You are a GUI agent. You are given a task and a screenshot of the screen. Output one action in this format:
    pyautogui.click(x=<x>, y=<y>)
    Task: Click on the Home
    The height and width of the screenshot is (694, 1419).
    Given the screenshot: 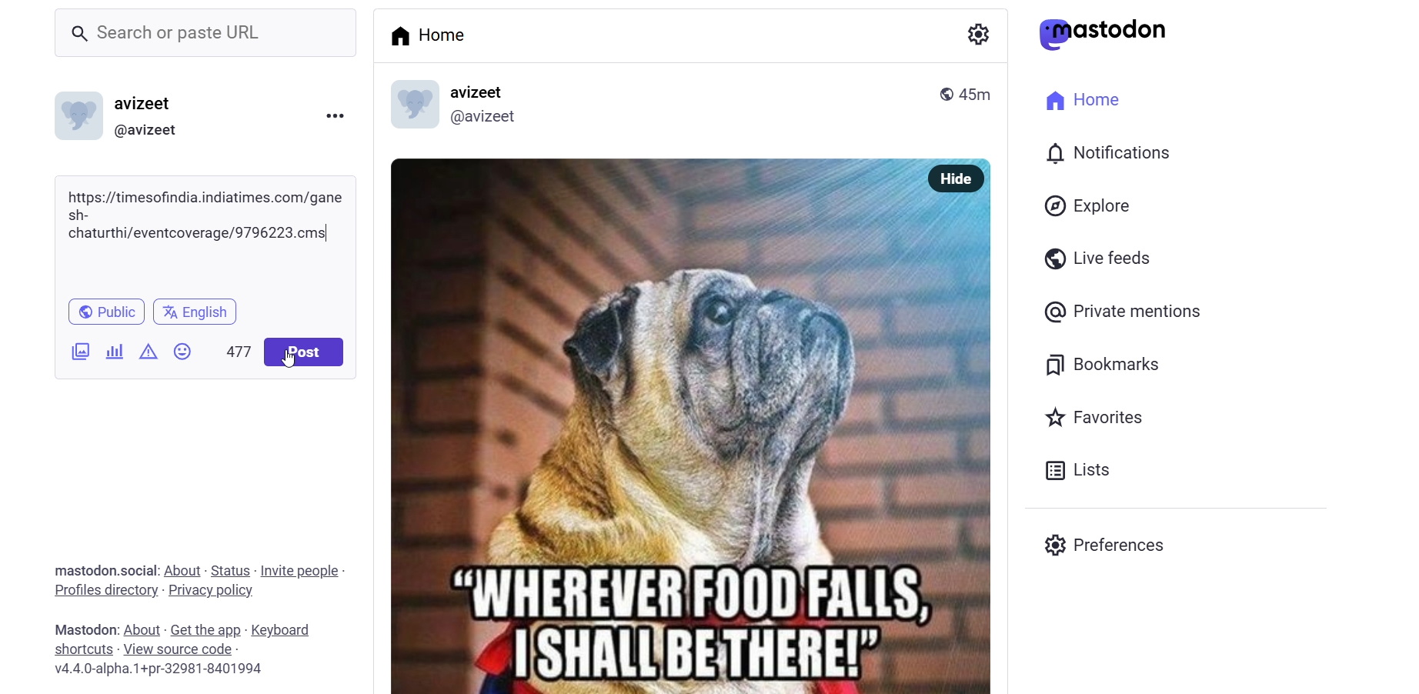 What is the action you would take?
    pyautogui.click(x=1094, y=103)
    